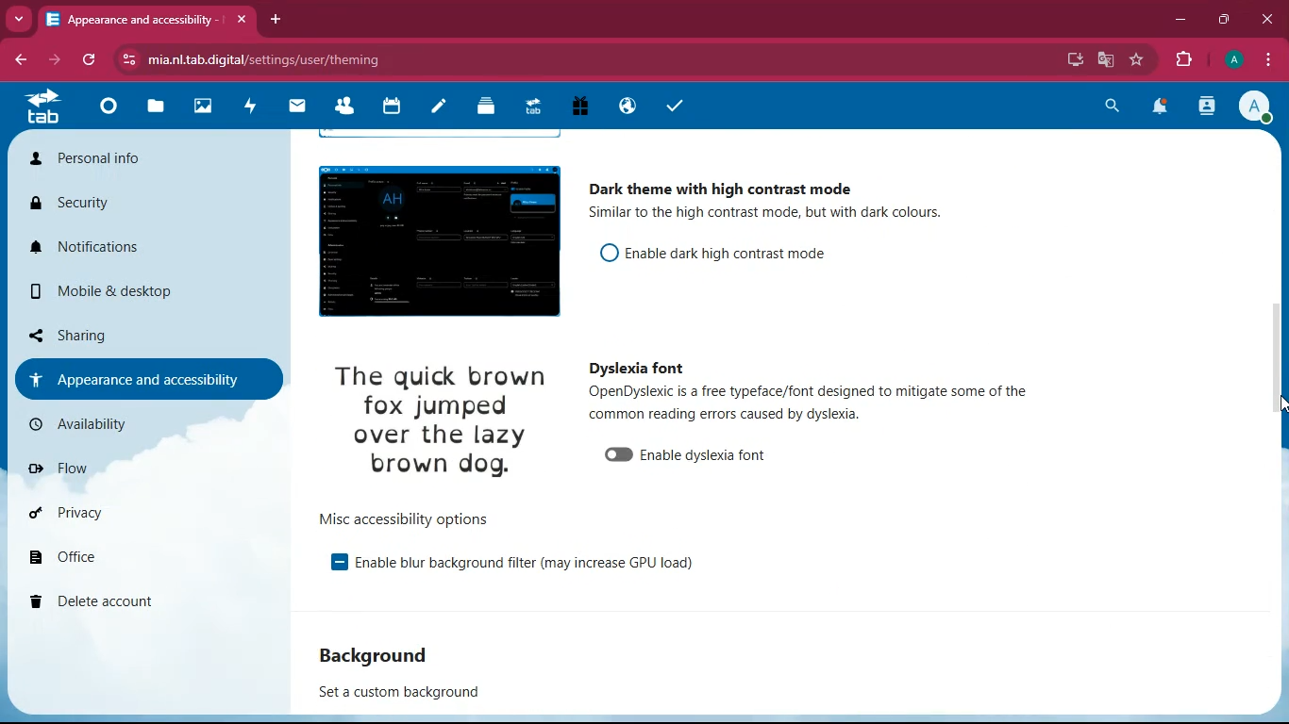 This screenshot has height=724, width=1289. Describe the element at coordinates (208, 107) in the screenshot. I see `images` at that location.